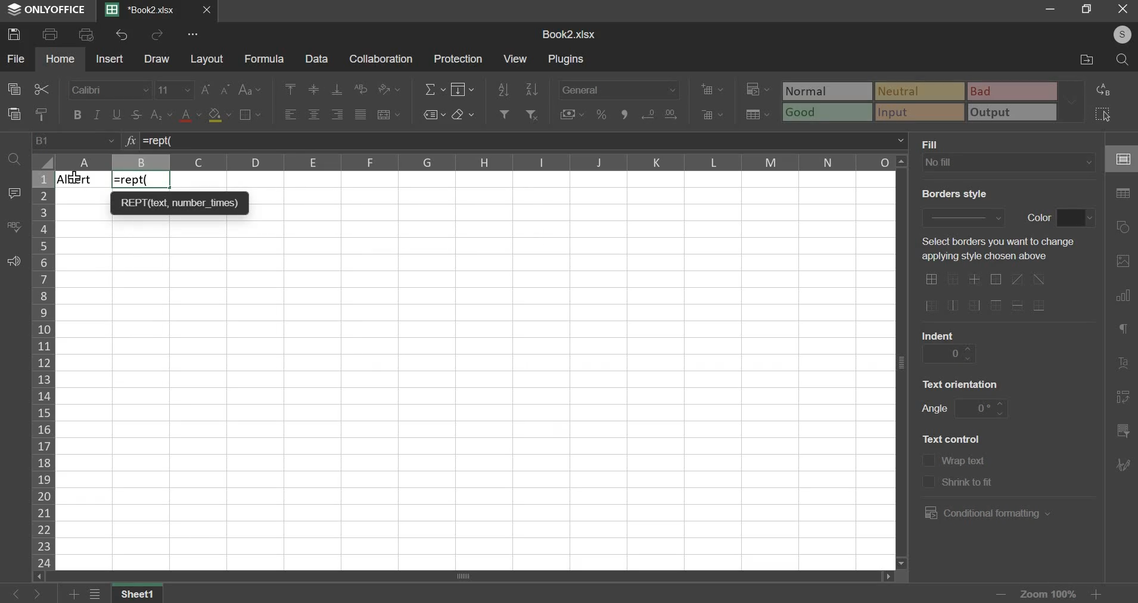  I want to click on wrap text, so click(360, 89).